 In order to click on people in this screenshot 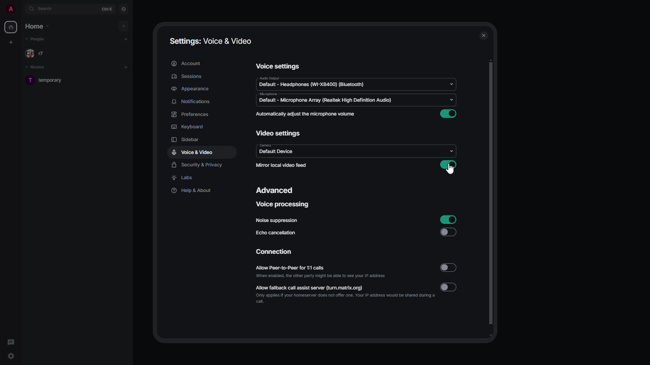, I will do `click(37, 39)`.